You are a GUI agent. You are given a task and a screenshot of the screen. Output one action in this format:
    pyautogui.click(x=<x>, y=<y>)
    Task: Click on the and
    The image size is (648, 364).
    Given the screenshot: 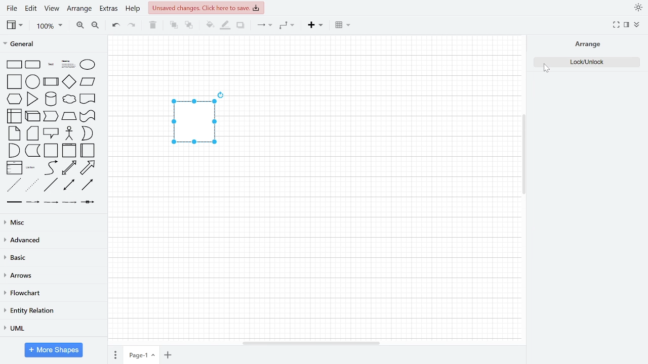 What is the action you would take?
    pyautogui.click(x=14, y=150)
    